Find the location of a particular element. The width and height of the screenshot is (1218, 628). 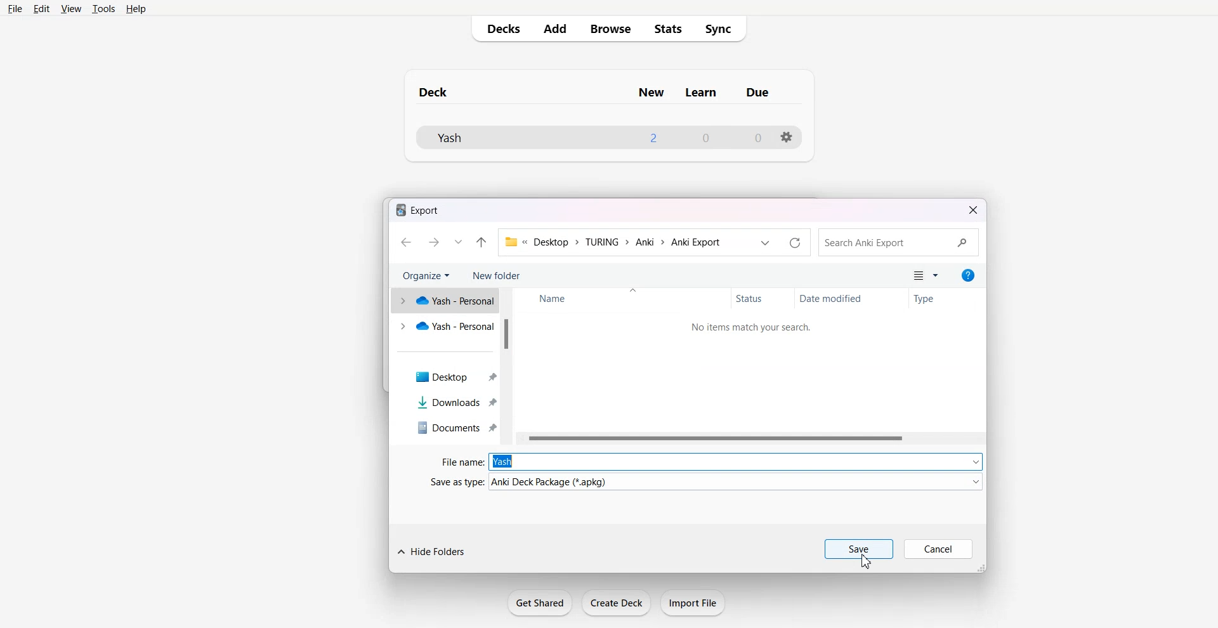

0 is located at coordinates (707, 138).